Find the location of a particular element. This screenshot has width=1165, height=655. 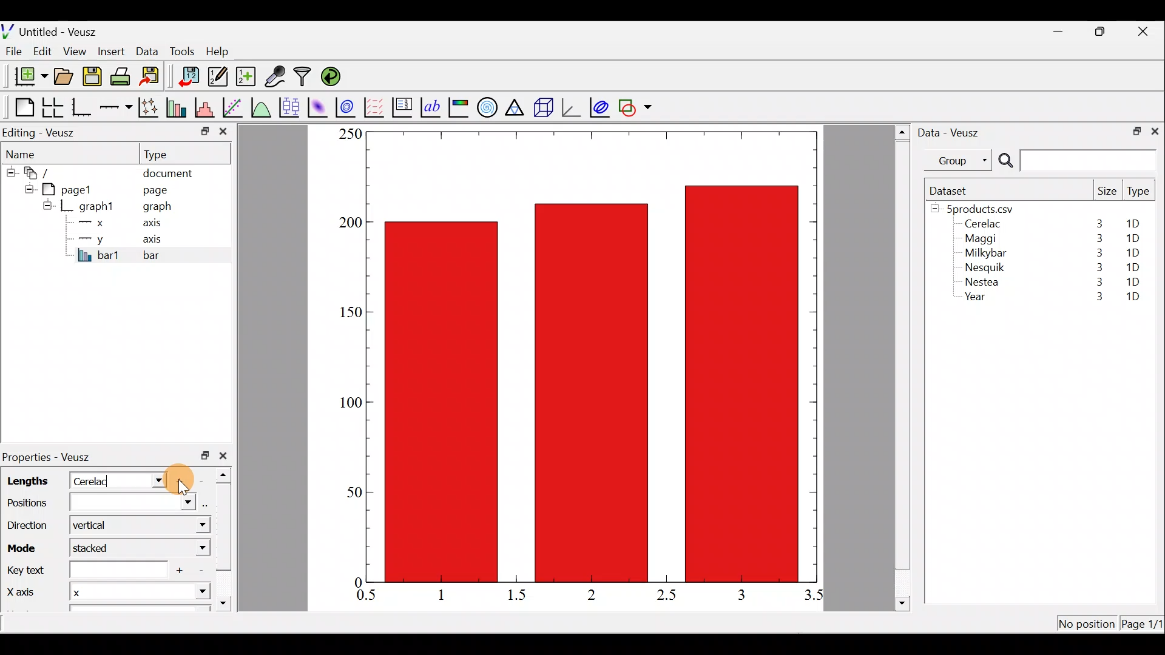

Text label is located at coordinates (432, 106).